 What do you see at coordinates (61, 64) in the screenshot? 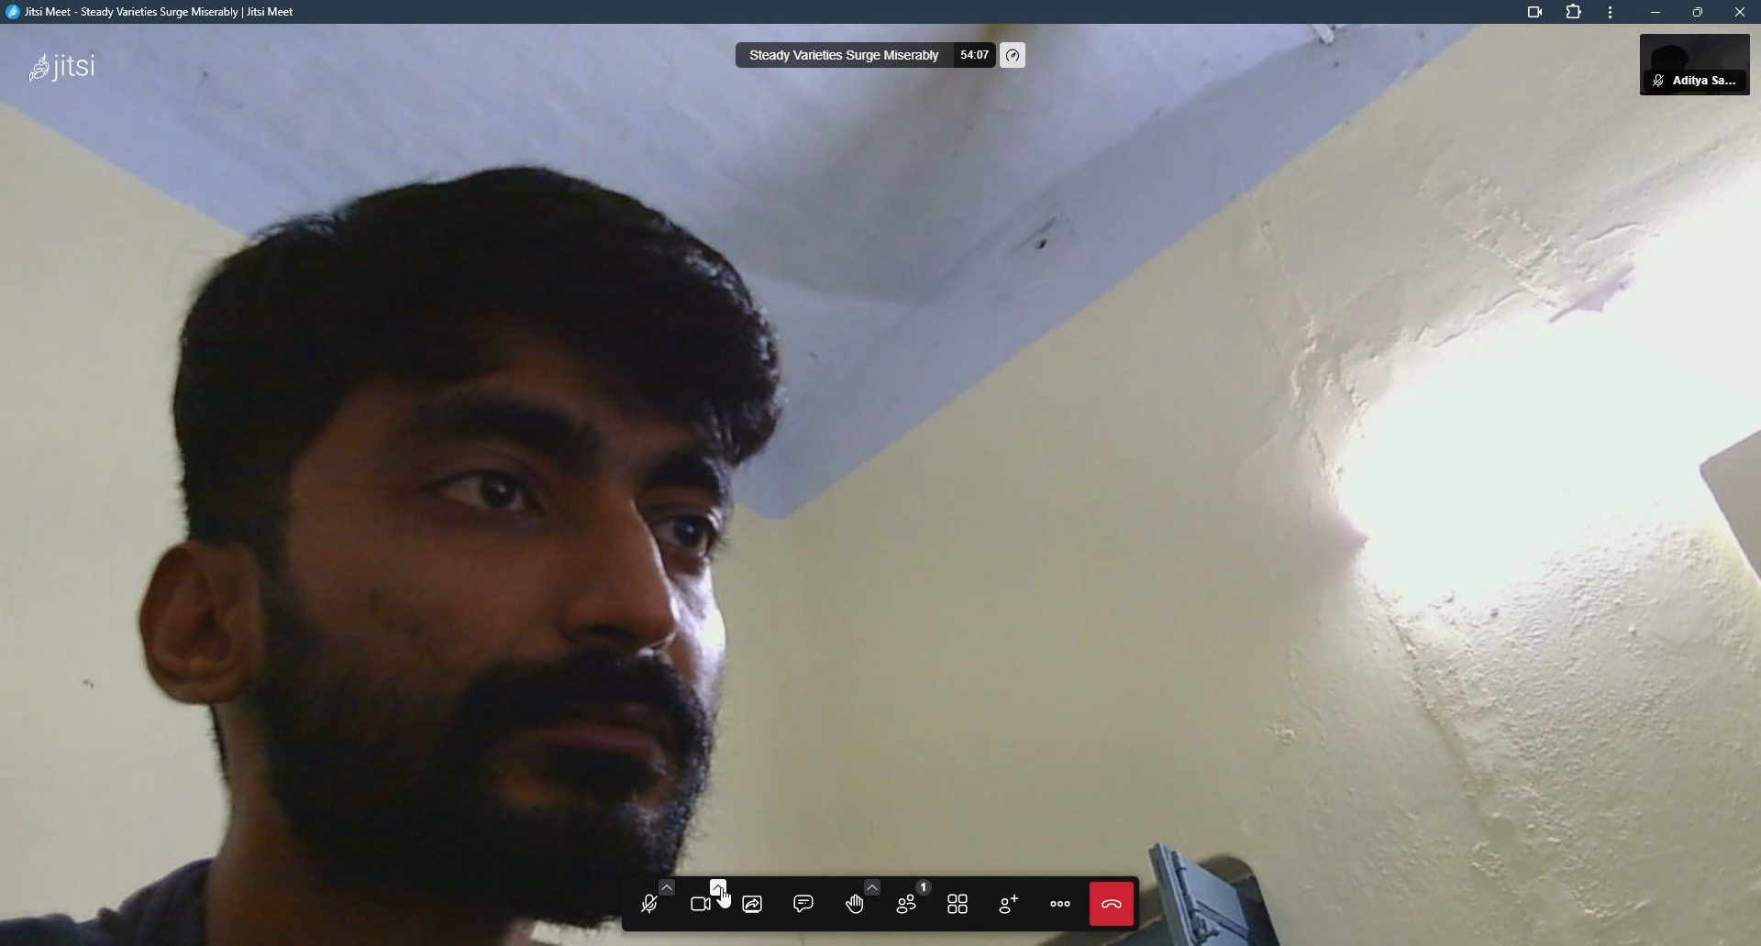
I see `jitsi` at bounding box center [61, 64].